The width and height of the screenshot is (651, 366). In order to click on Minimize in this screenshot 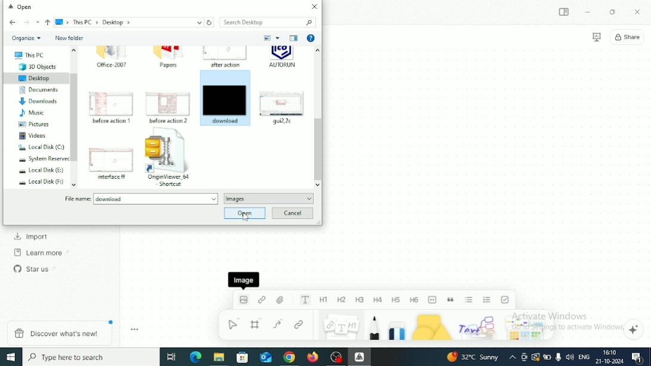, I will do `click(588, 11)`.